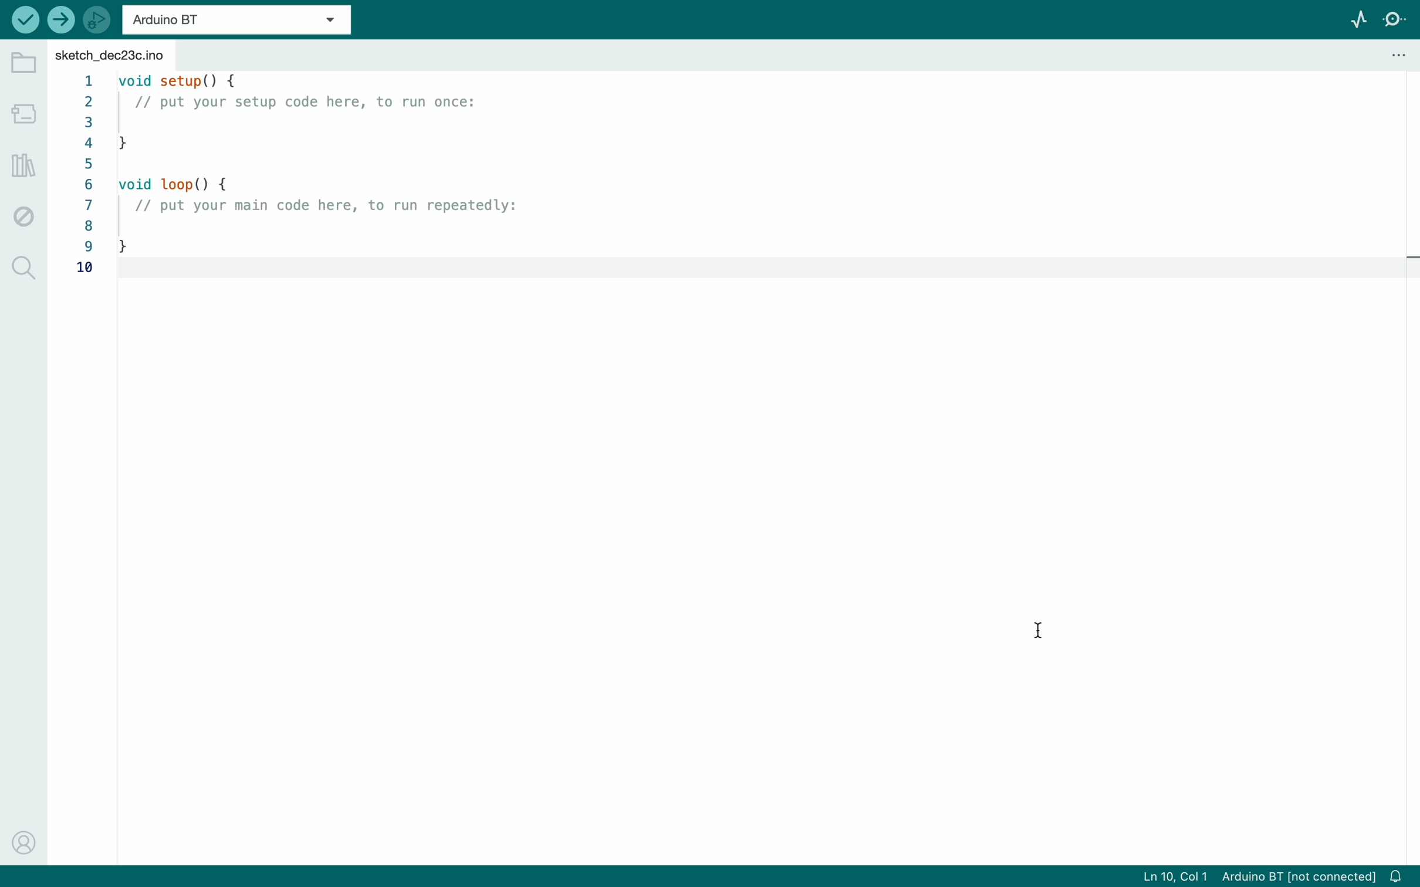 The width and height of the screenshot is (1420, 887). I want to click on code, so click(323, 177).